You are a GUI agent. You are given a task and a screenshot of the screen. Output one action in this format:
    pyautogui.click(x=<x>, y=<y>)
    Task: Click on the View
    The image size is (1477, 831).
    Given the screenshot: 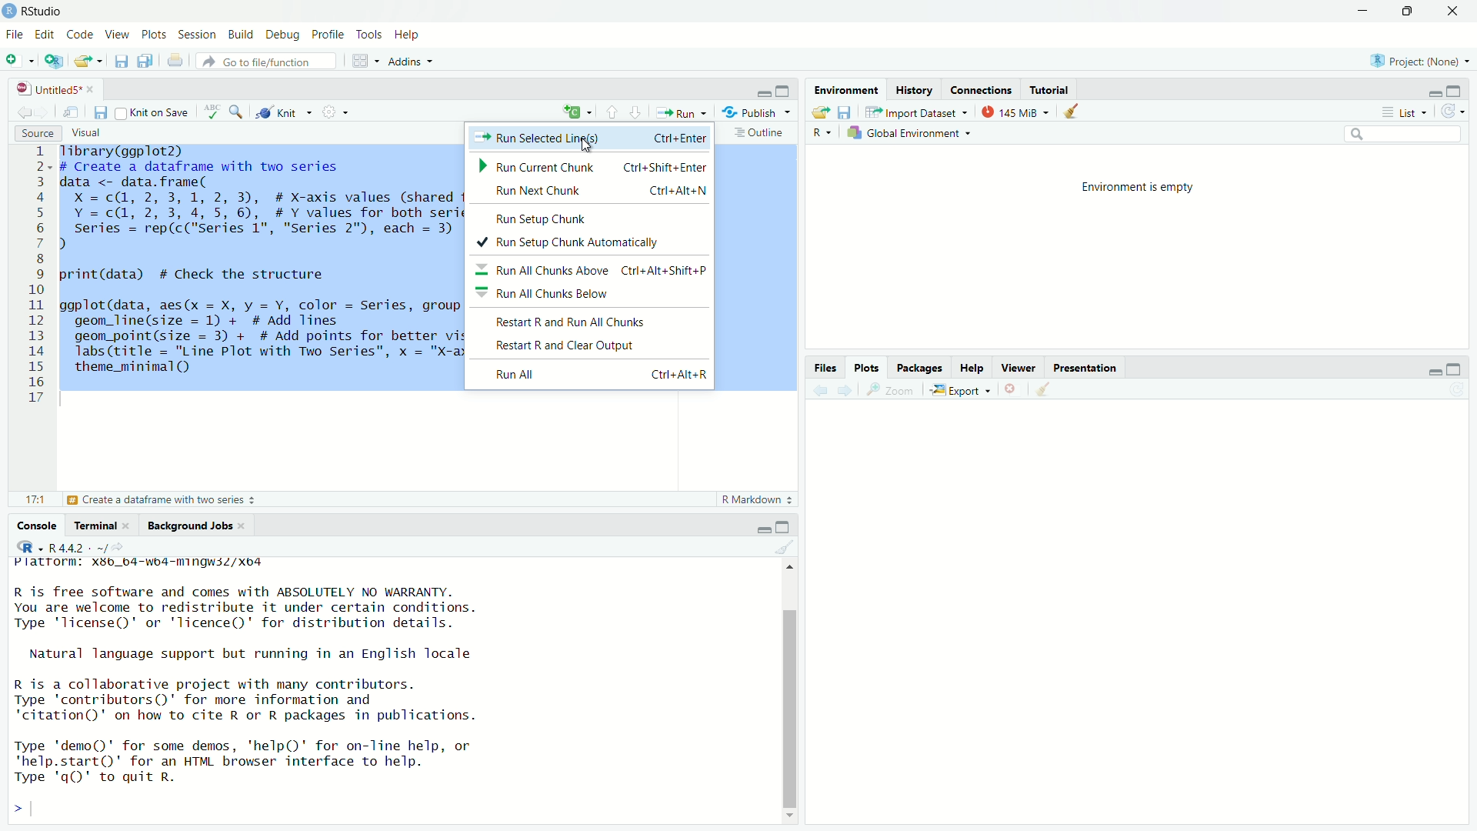 What is the action you would take?
    pyautogui.click(x=118, y=36)
    